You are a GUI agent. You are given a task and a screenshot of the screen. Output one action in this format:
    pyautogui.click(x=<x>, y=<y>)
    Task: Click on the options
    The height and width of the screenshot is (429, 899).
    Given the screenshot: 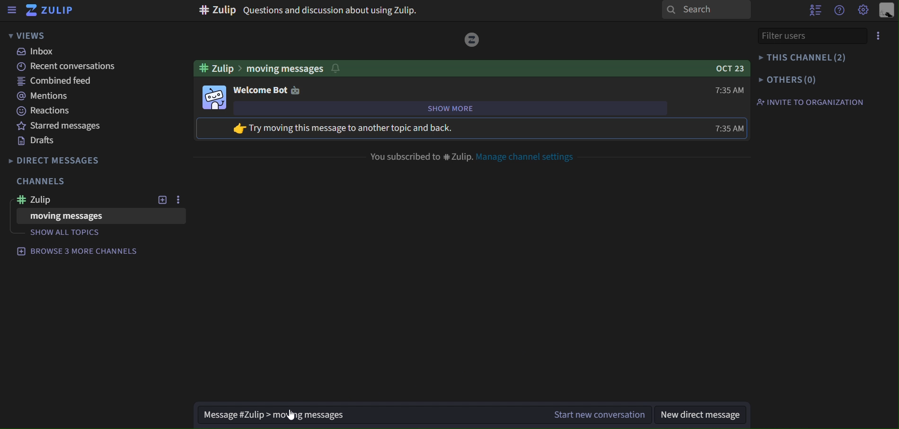 What is the action you would take?
    pyautogui.click(x=880, y=36)
    